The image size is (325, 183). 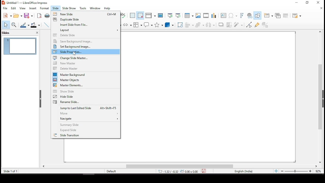 What do you see at coordinates (241, 14) in the screenshot?
I see `insert font work text` at bounding box center [241, 14].